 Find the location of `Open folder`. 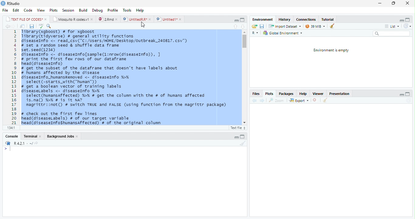

Open folder is located at coordinates (254, 26).